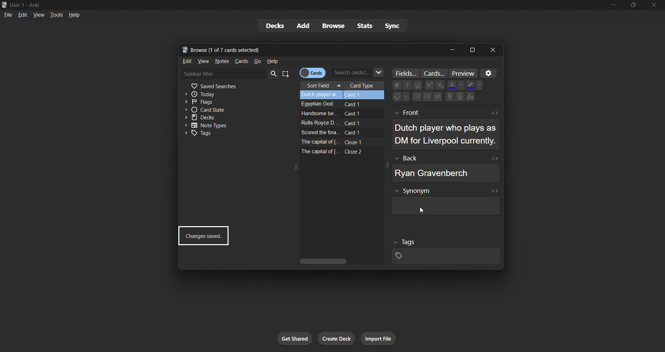 This screenshot has height=352, width=665. Describe the element at coordinates (460, 96) in the screenshot. I see `Speaker` at that location.